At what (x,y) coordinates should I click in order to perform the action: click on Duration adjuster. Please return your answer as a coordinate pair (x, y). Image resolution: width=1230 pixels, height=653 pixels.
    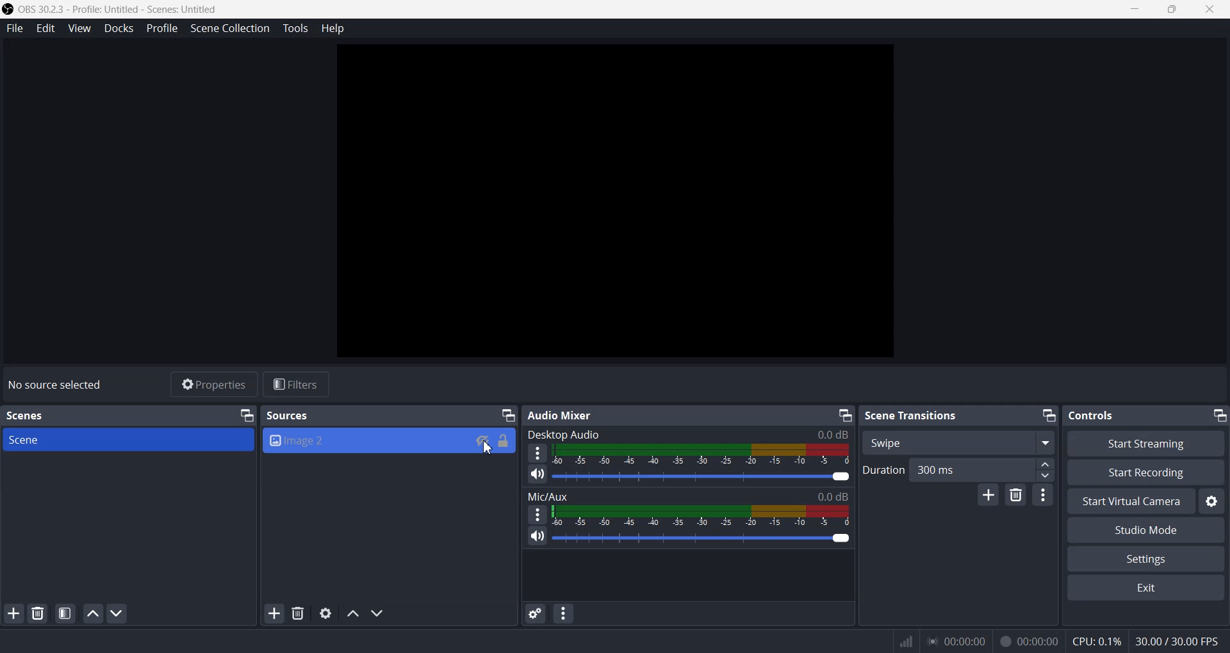
    Looking at the image, I should click on (1037, 469).